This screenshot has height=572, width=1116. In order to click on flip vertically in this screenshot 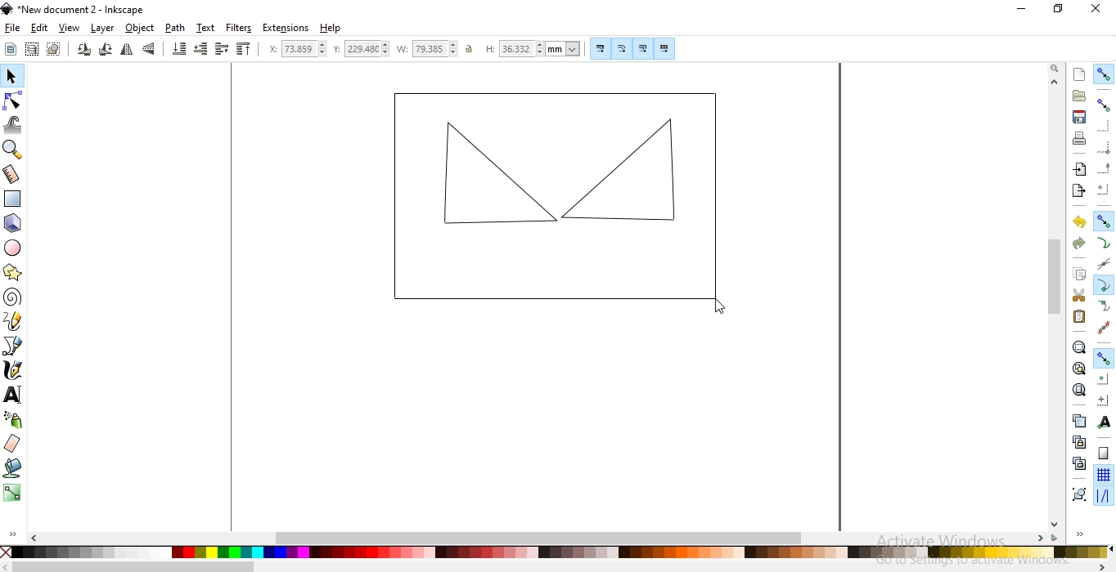, I will do `click(150, 50)`.